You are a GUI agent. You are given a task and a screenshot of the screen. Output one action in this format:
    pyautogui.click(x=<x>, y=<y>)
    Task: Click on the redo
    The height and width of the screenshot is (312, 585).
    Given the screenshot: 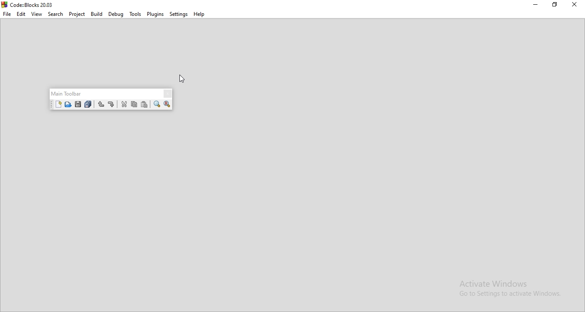 What is the action you would take?
    pyautogui.click(x=111, y=105)
    